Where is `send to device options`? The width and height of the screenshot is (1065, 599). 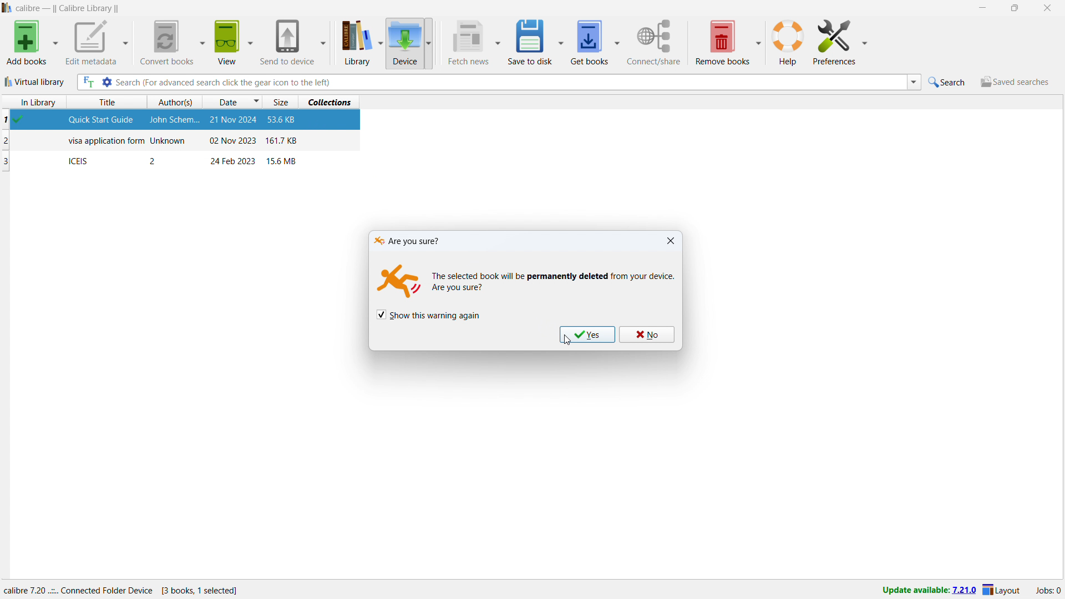 send to device options is located at coordinates (322, 42).